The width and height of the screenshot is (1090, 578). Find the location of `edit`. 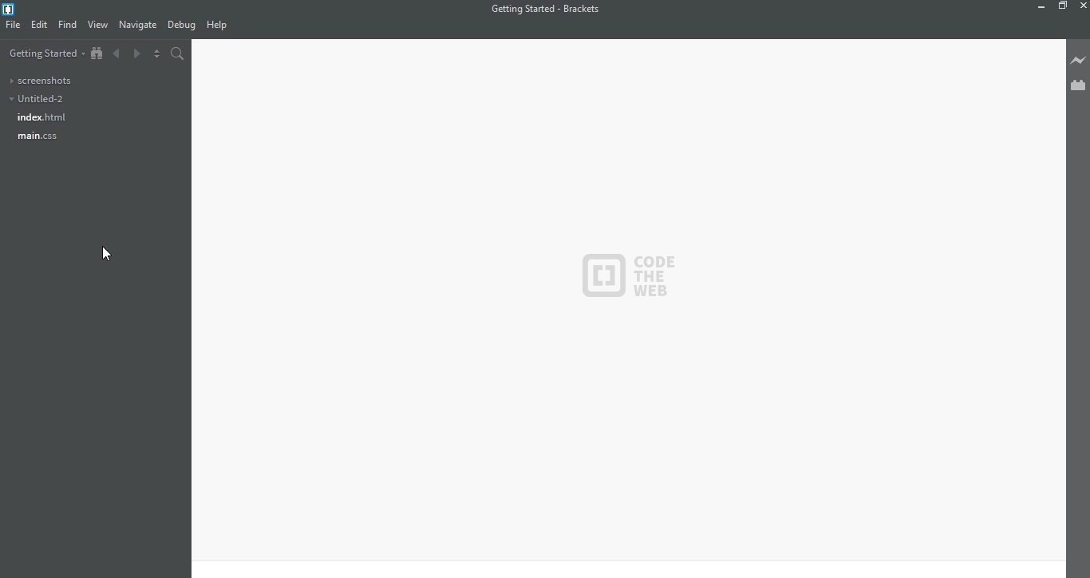

edit is located at coordinates (41, 26).